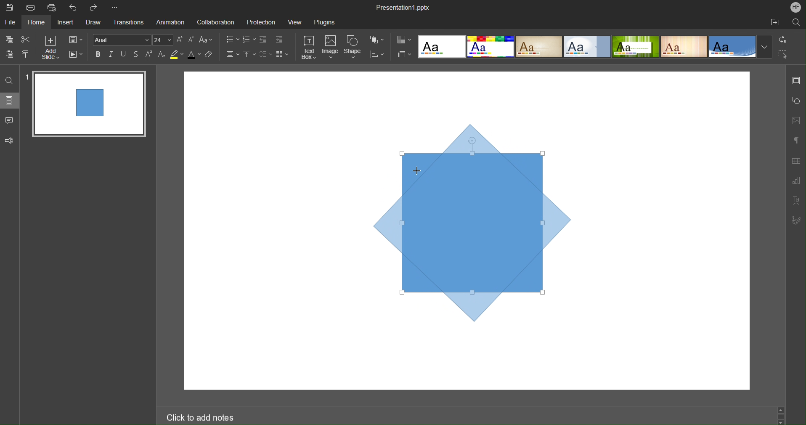  Describe the element at coordinates (472, 219) in the screenshot. I see `Shape (Rotating)` at that location.